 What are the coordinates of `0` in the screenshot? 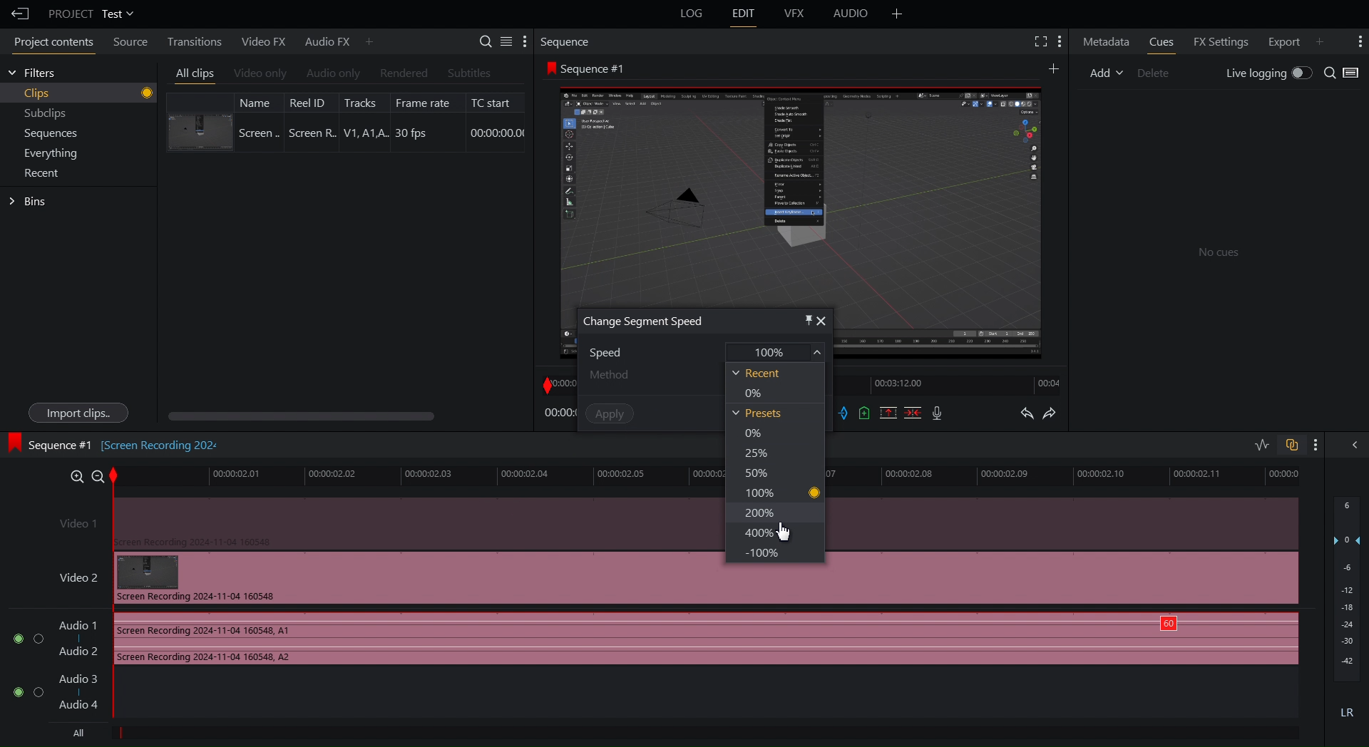 It's located at (754, 434).